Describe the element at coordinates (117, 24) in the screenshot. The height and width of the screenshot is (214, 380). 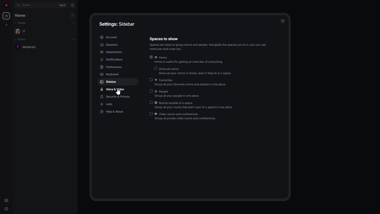
I see `settings: sidebar` at that location.